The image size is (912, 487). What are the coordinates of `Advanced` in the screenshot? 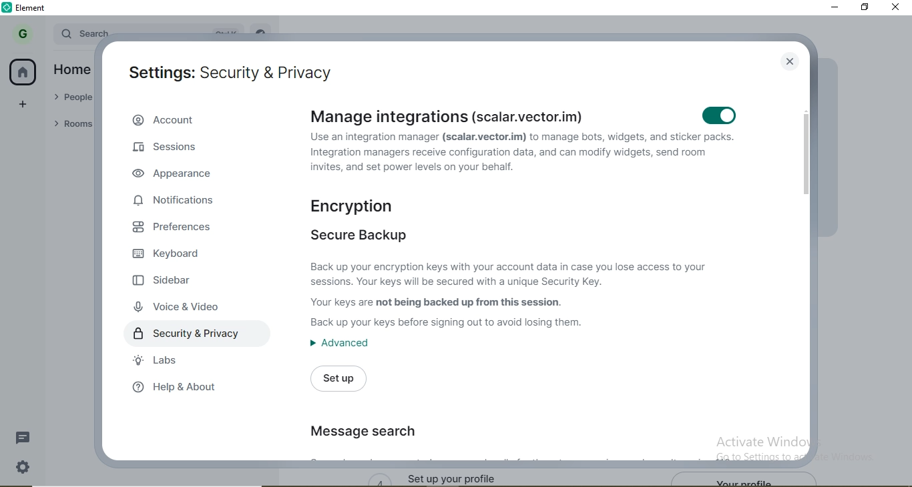 It's located at (338, 347).